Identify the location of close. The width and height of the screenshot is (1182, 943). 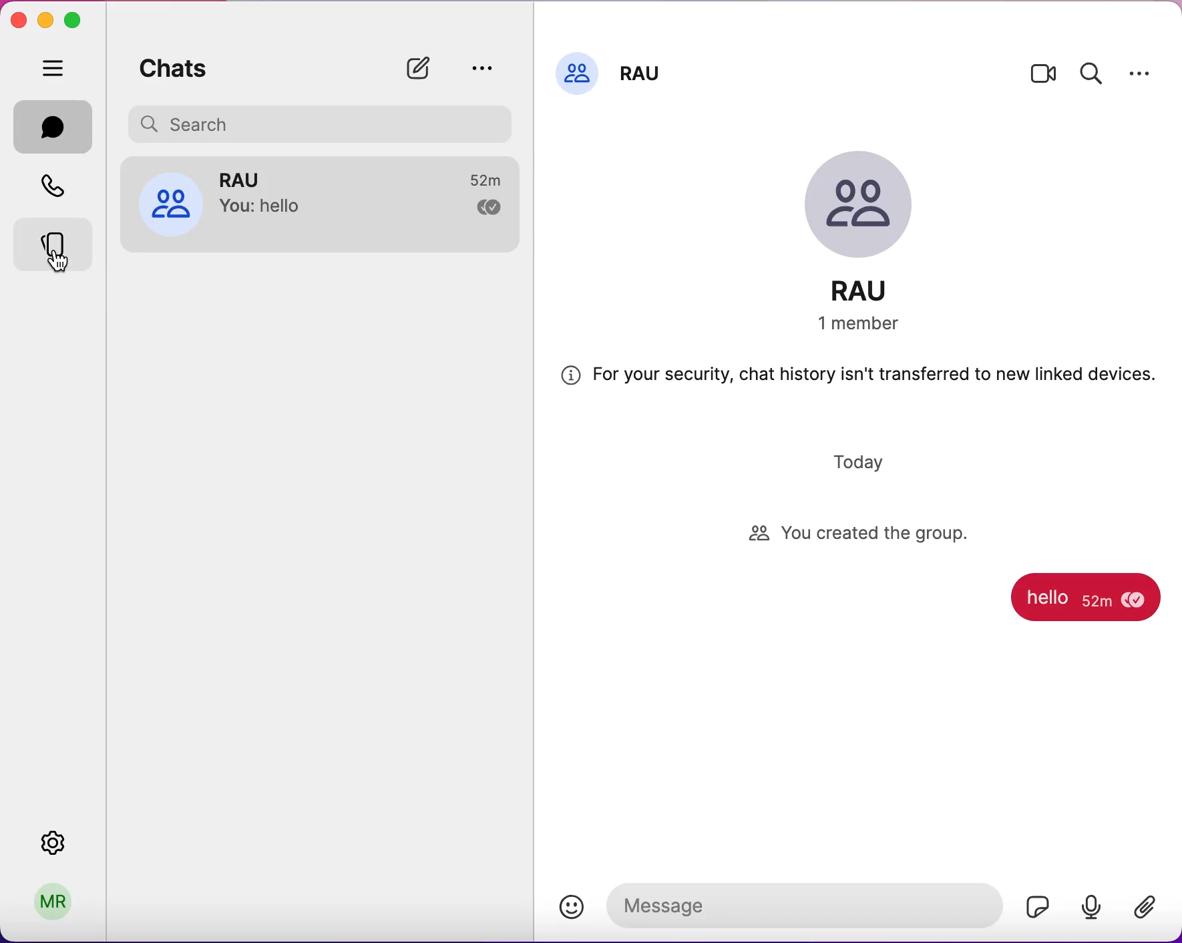
(18, 21).